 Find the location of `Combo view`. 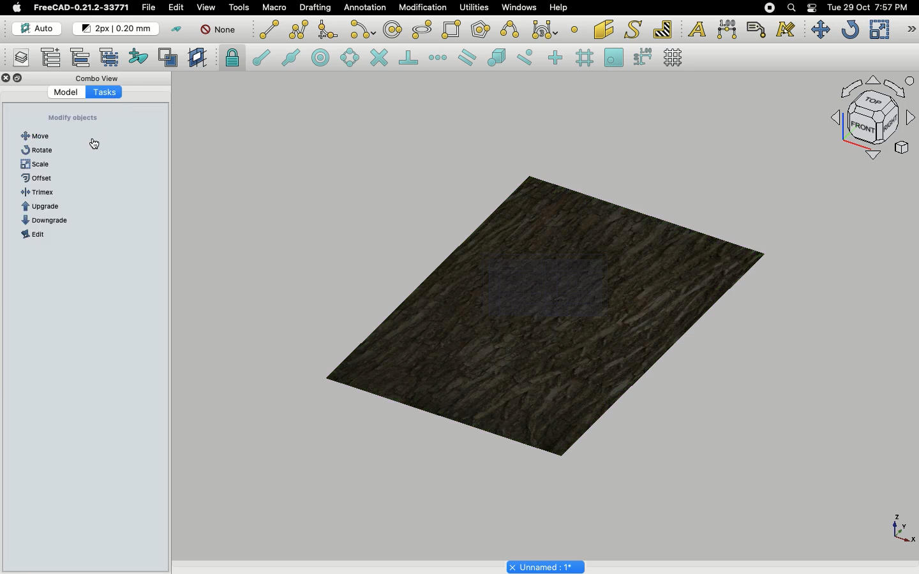

Combo view is located at coordinates (98, 78).